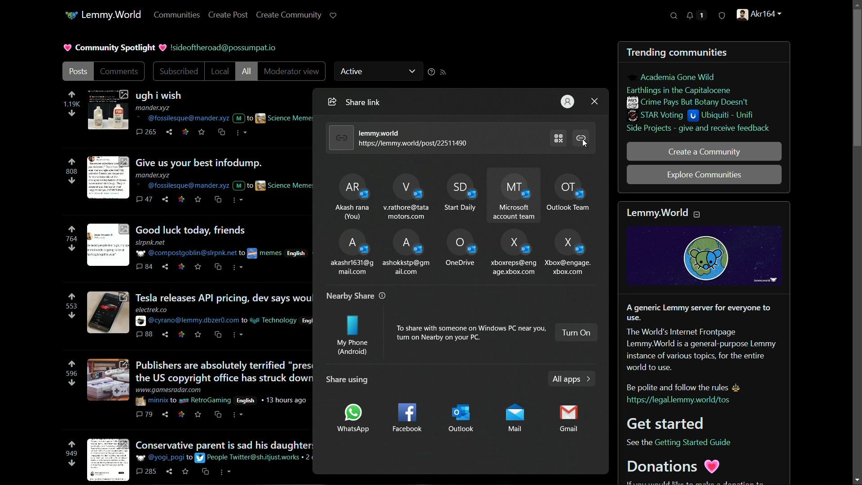 The image size is (862, 485). Describe the element at coordinates (339, 137) in the screenshot. I see `link to post` at that location.